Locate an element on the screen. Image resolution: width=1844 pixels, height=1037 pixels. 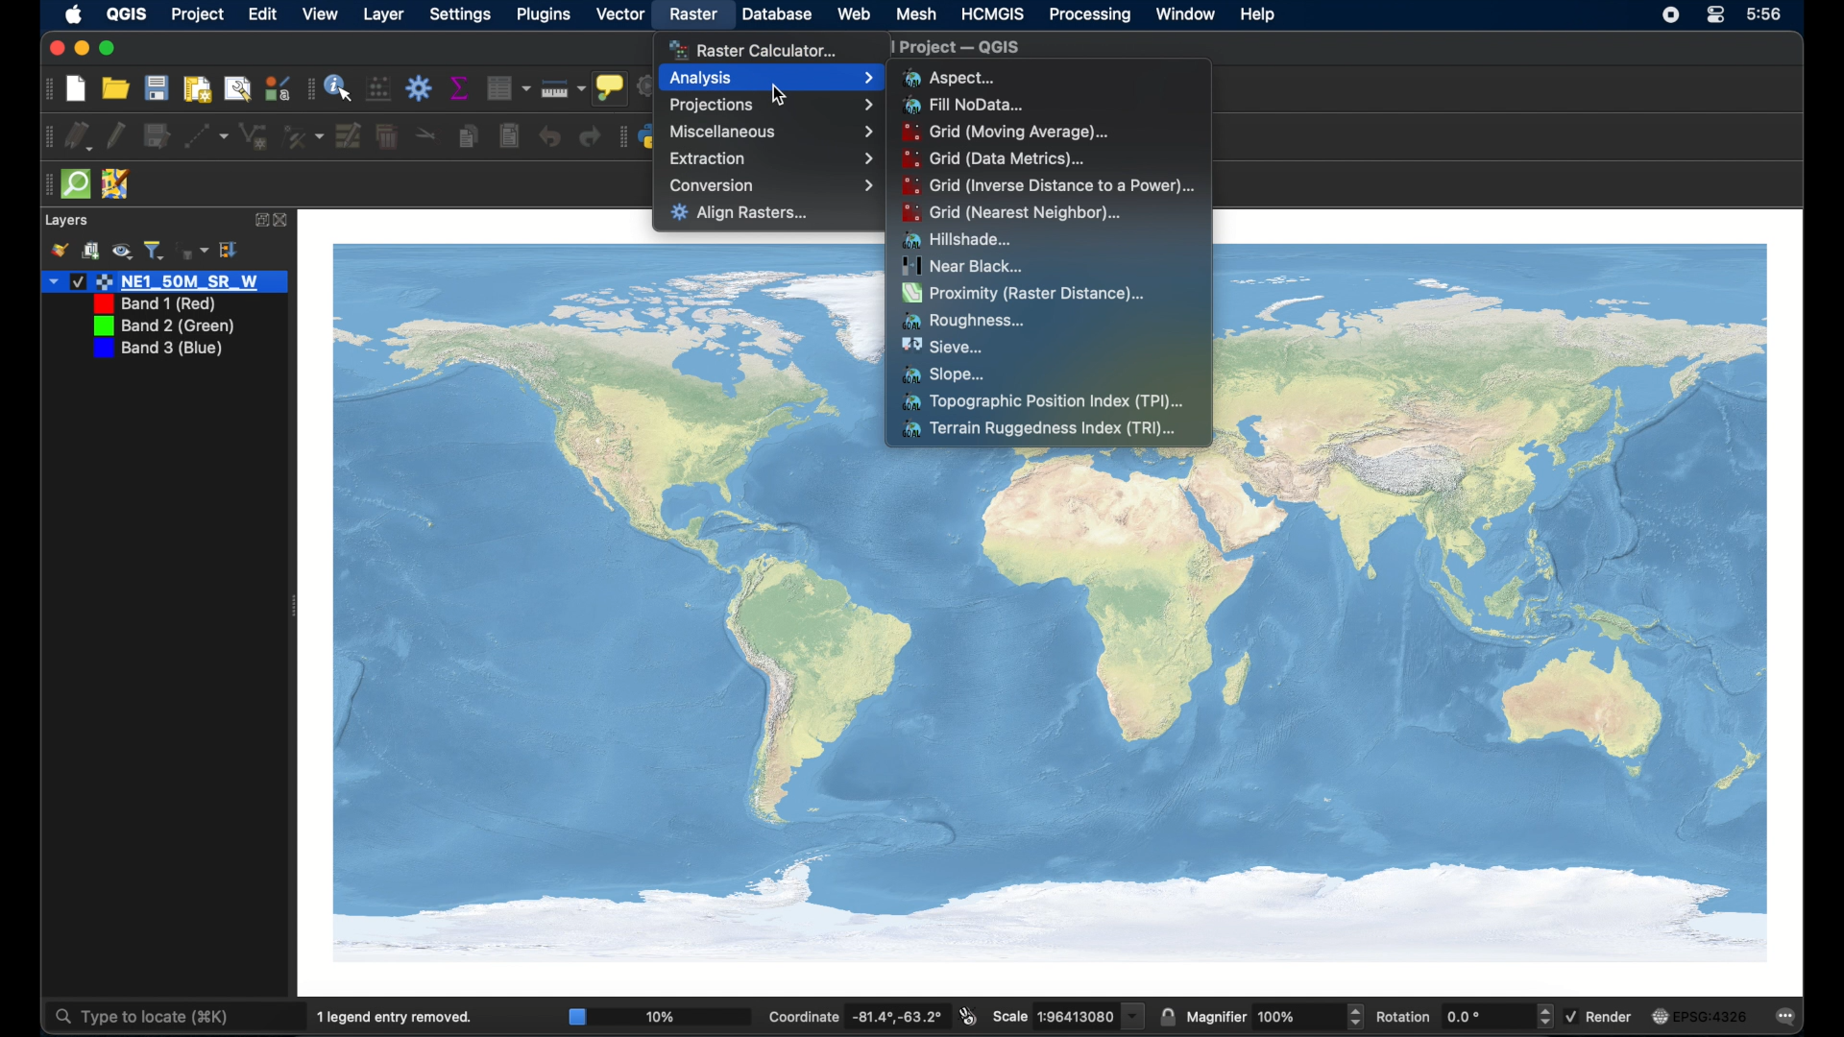
show statistical summary is located at coordinates (458, 87).